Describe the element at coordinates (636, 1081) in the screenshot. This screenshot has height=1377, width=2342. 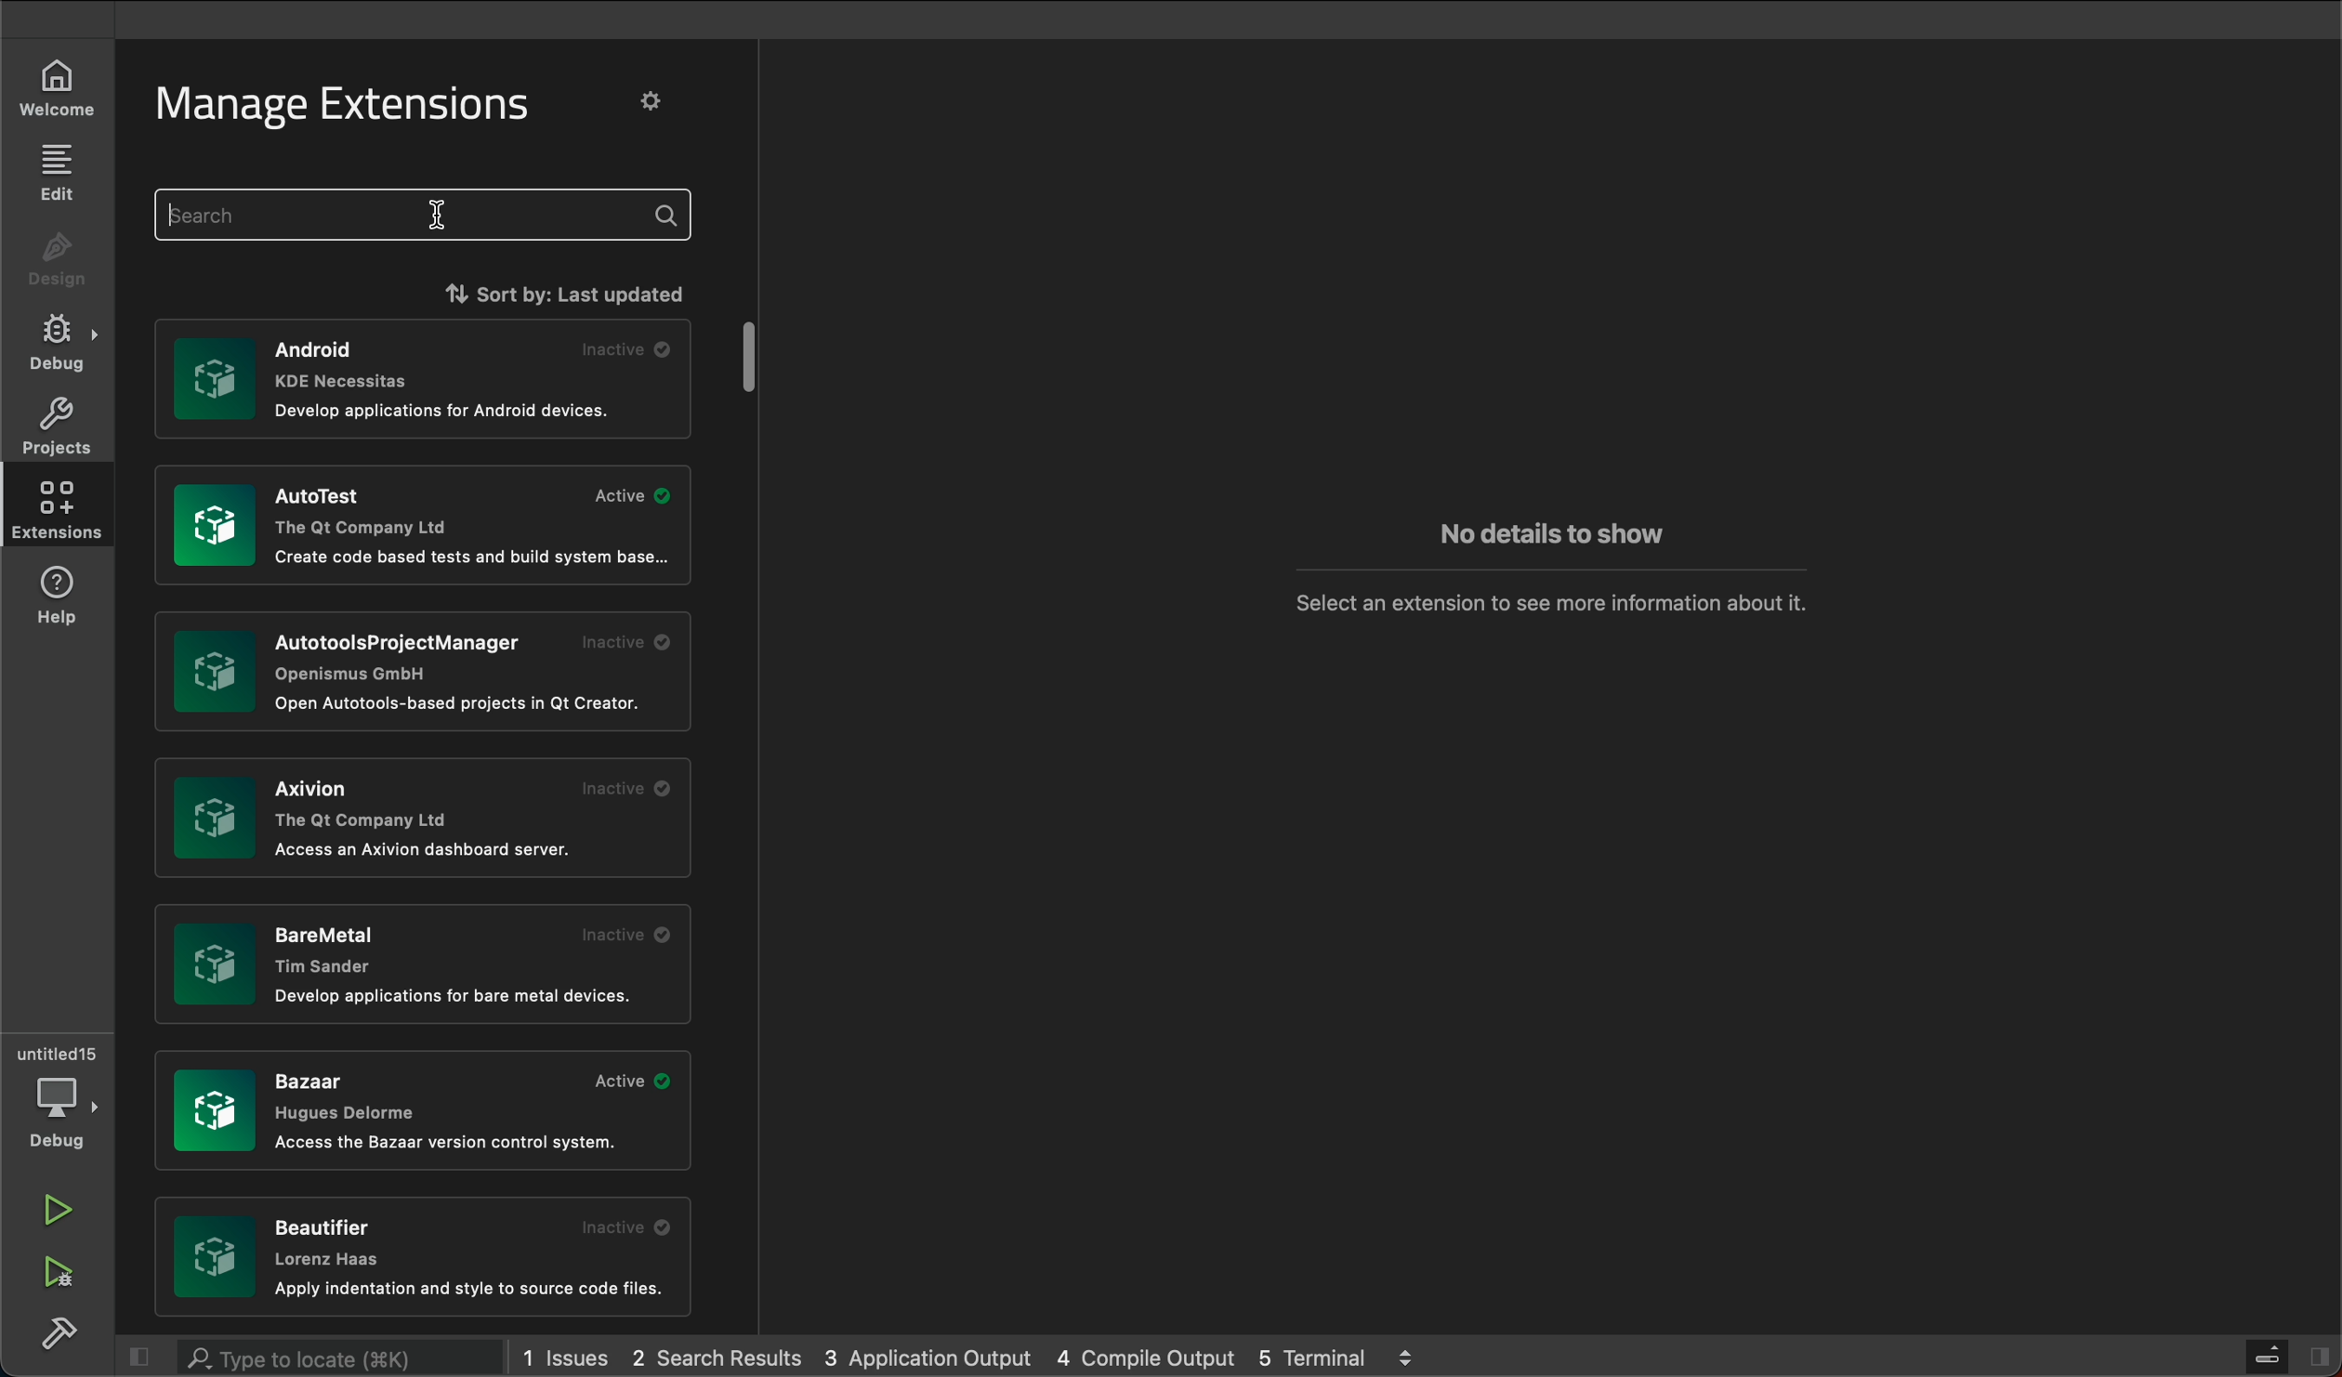
I see `active` at that location.